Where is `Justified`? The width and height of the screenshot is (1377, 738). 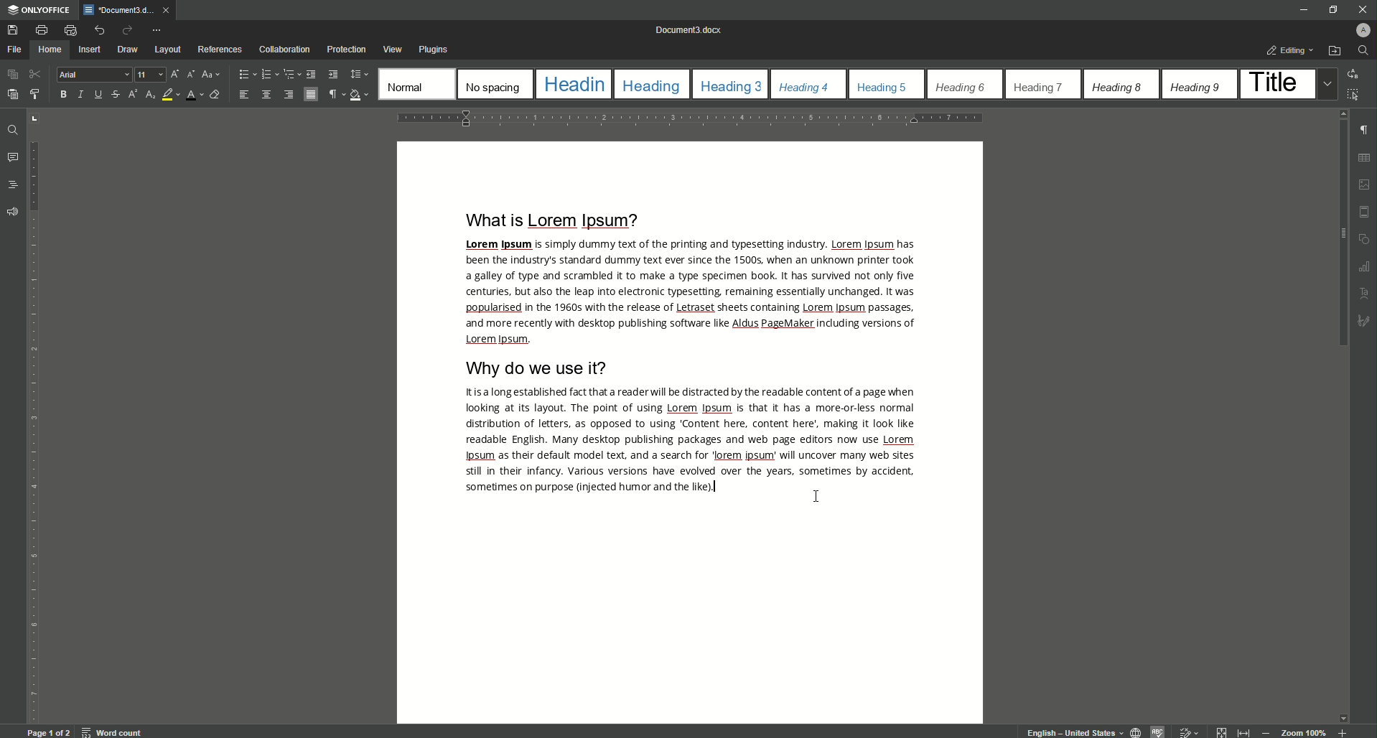
Justified is located at coordinates (310, 95).